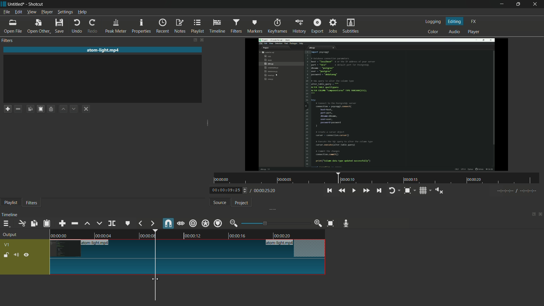 Image resolution: width=544 pixels, height=306 pixels. Describe the element at coordinates (32, 203) in the screenshot. I see `filters` at that location.